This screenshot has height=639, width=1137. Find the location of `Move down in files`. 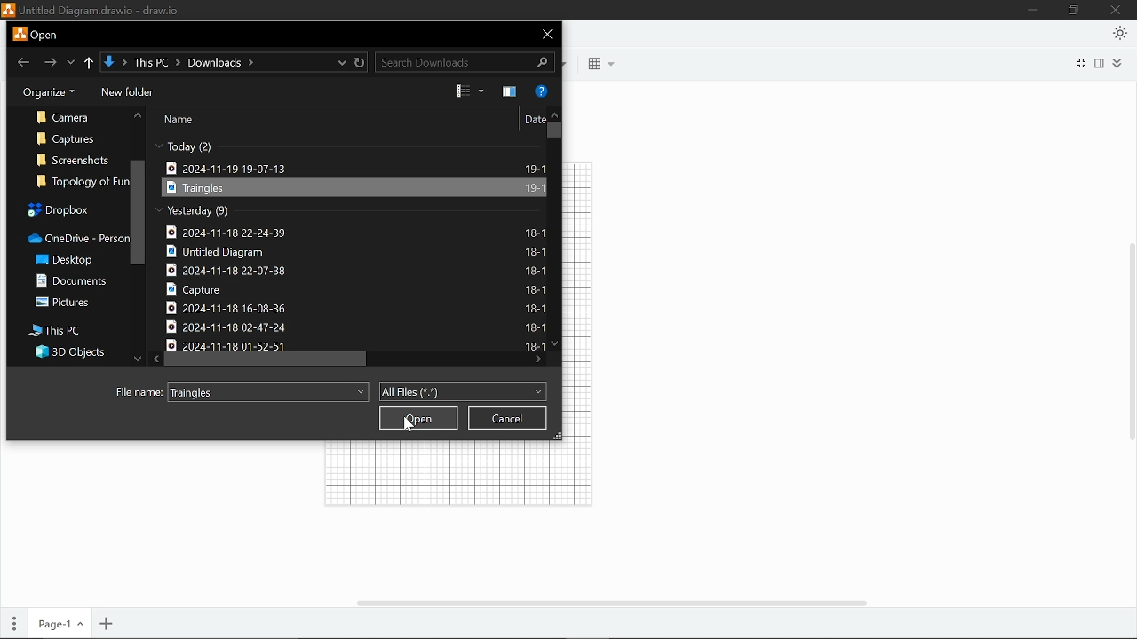

Move down in files is located at coordinates (554, 343).